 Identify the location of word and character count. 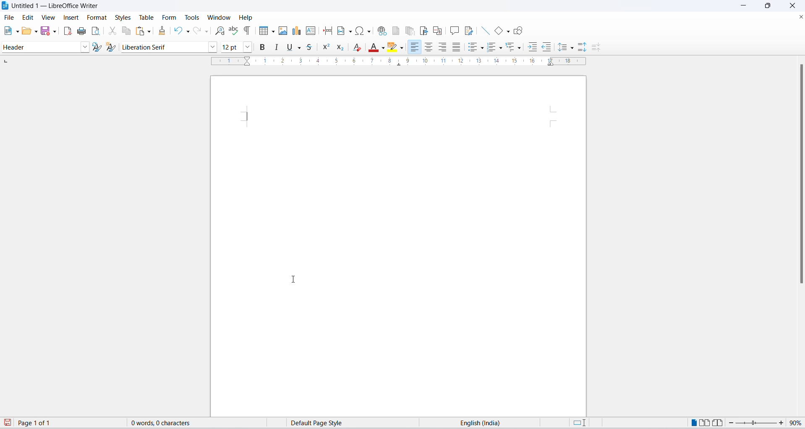
(165, 423).